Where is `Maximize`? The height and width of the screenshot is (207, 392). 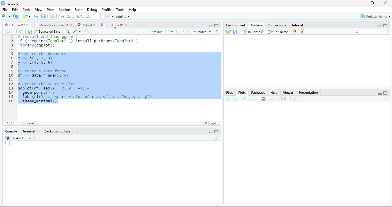 Maximize is located at coordinates (386, 93).